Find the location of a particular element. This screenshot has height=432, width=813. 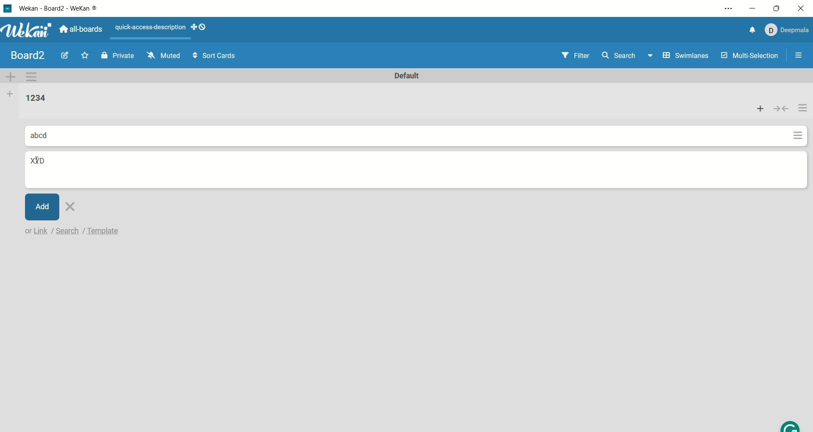

close is located at coordinates (78, 208).